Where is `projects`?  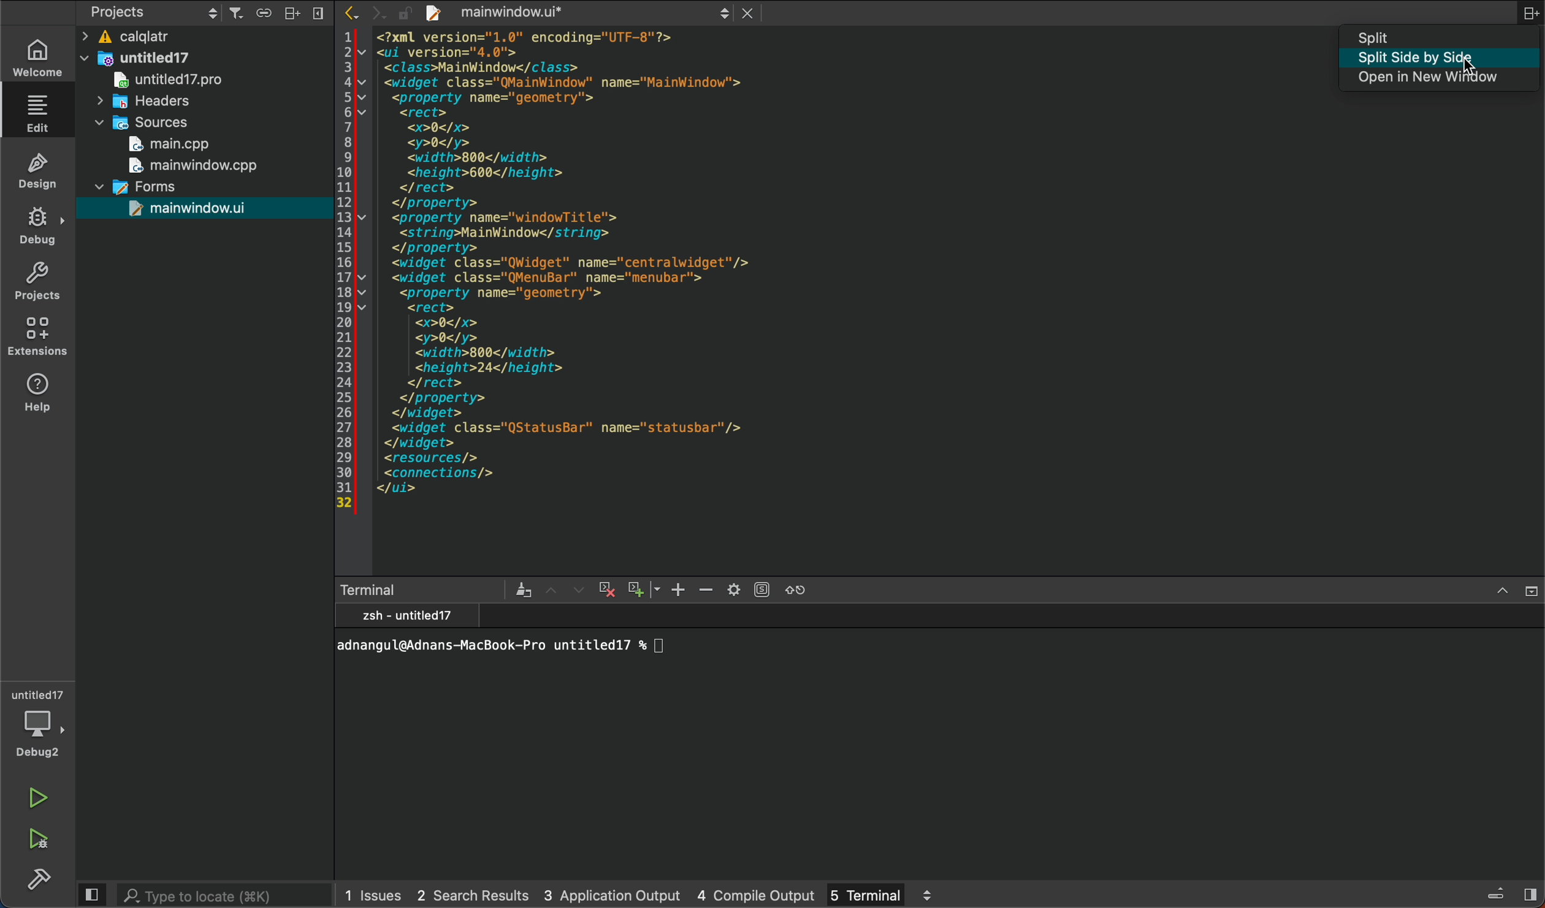 projects is located at coordinates (39, 280).